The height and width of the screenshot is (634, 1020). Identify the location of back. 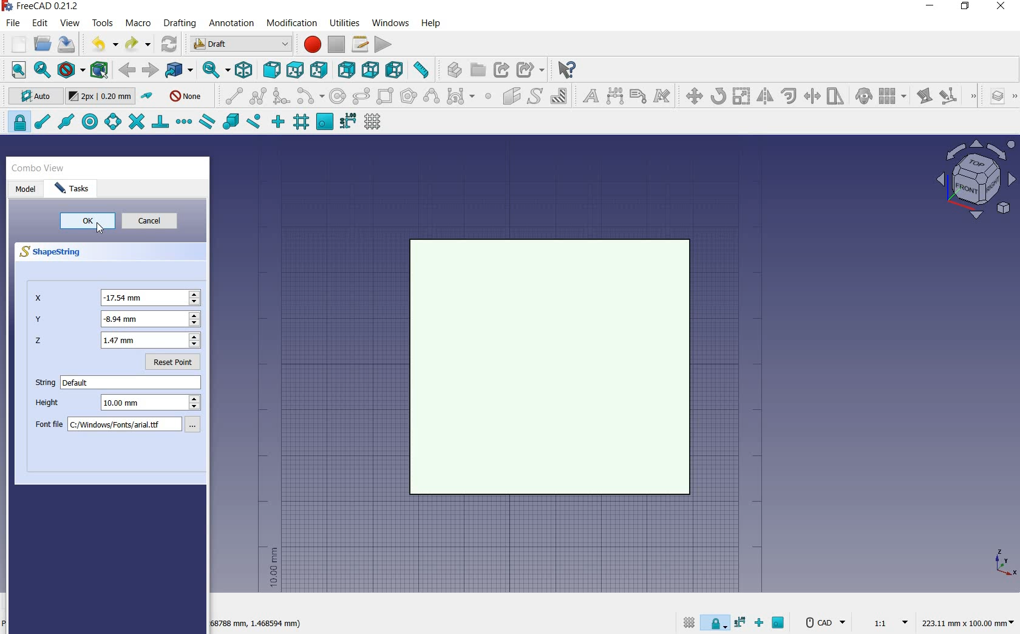
(128, 70).